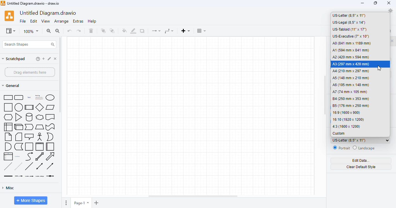 This screenshot has height=208, width=396. I want to click on search shapes, so click(29, 44).